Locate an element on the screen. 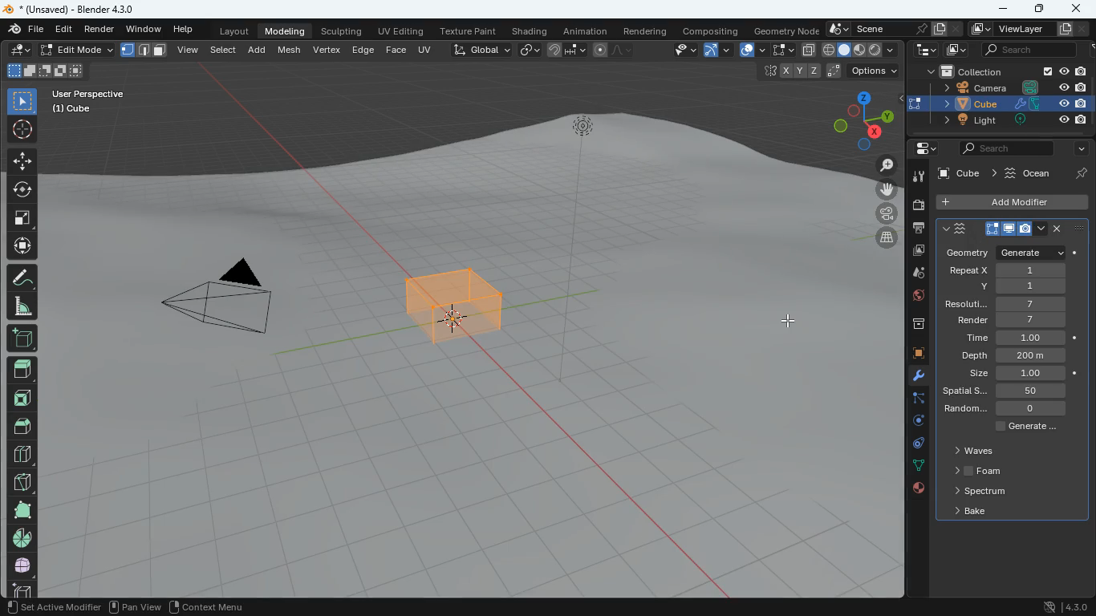 The height and width of the screenshot is (616, 1096). compositing is located at coordinates (712, 29).